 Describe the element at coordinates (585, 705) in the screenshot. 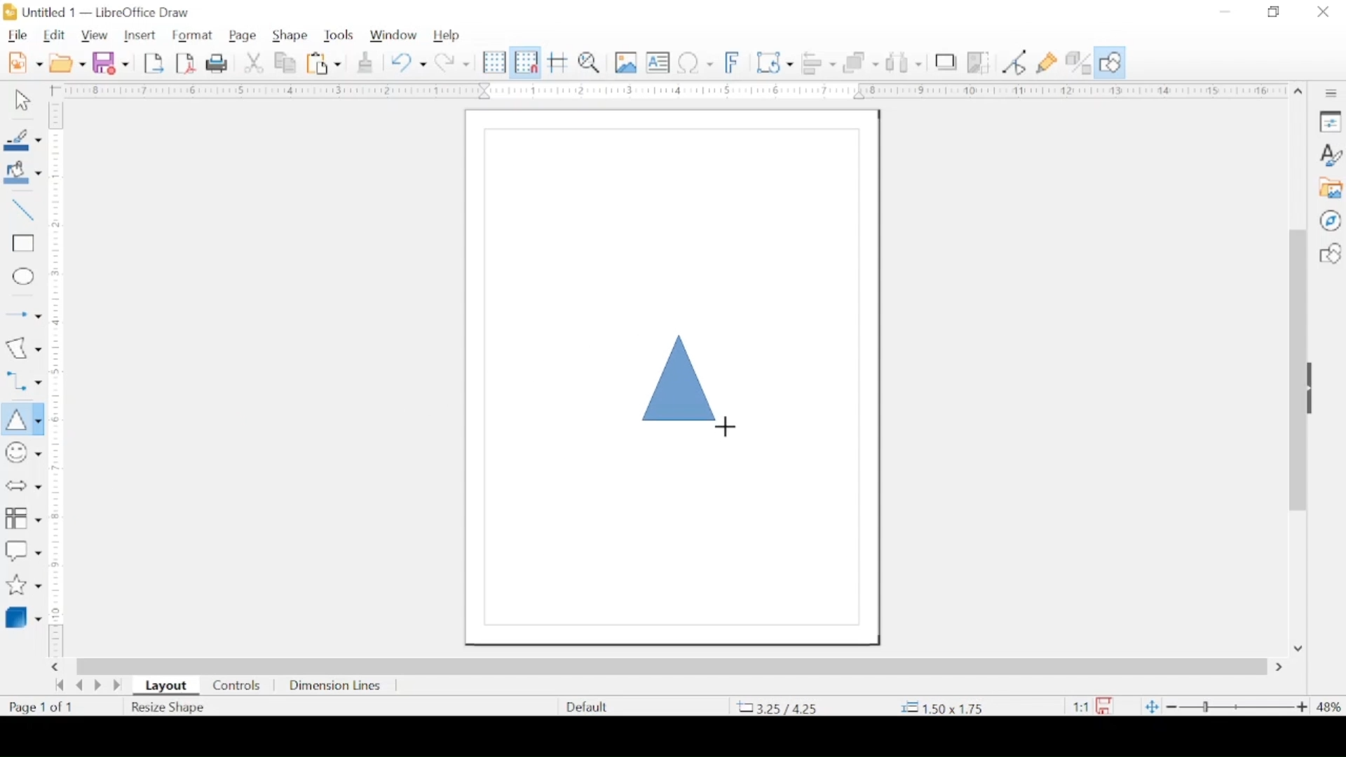

I see `defaults` at that location.